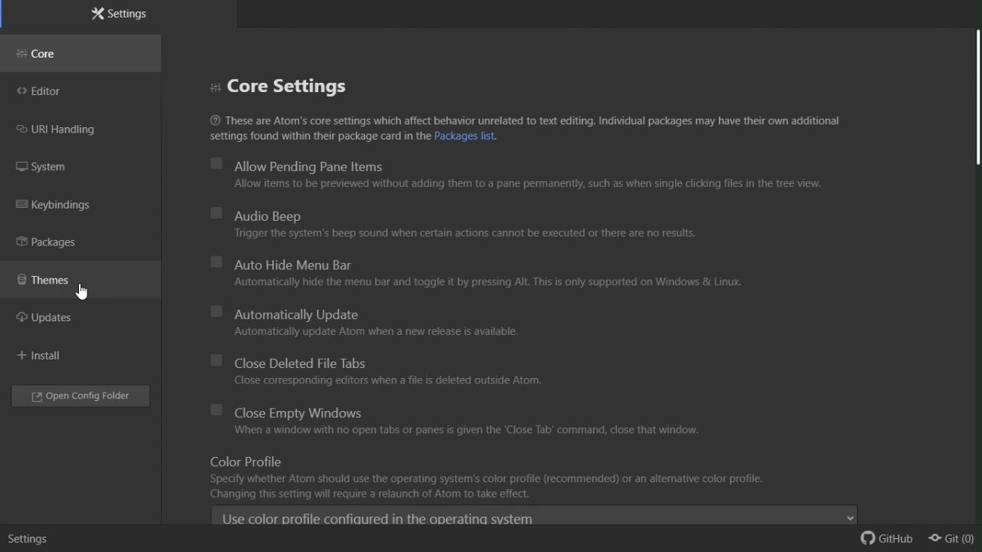 This screenshot has width=982, height=552. What do you see at coordinates (512, 176) in the screenshot?
I see `Allow pending Pane items` at bounding box center [512, 176].